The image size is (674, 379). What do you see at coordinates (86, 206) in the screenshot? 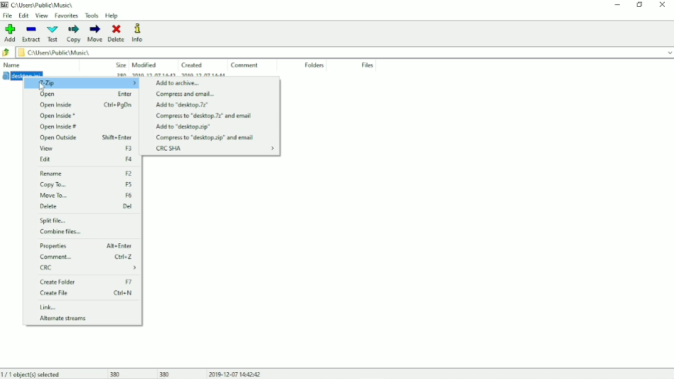
I see `Delete` at bounding box center [86, 206].